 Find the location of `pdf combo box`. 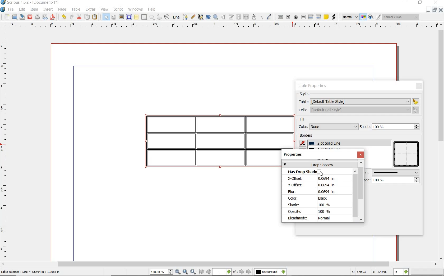

pdf combo box is located at coordinates (311, 17).